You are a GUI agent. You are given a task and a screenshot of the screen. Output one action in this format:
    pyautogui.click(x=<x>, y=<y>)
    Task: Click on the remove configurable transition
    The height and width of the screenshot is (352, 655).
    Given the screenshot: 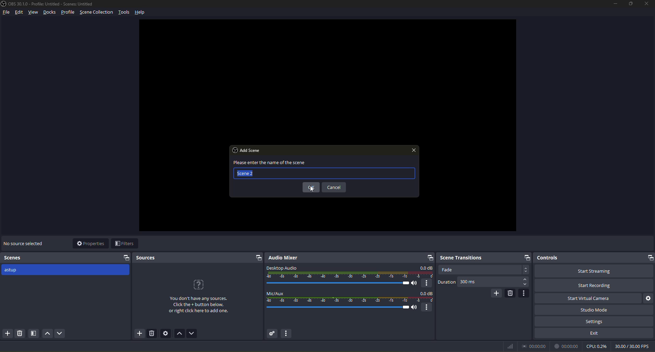 What is the action you would take?
    pyautogui.click(x=510, y=293)
    